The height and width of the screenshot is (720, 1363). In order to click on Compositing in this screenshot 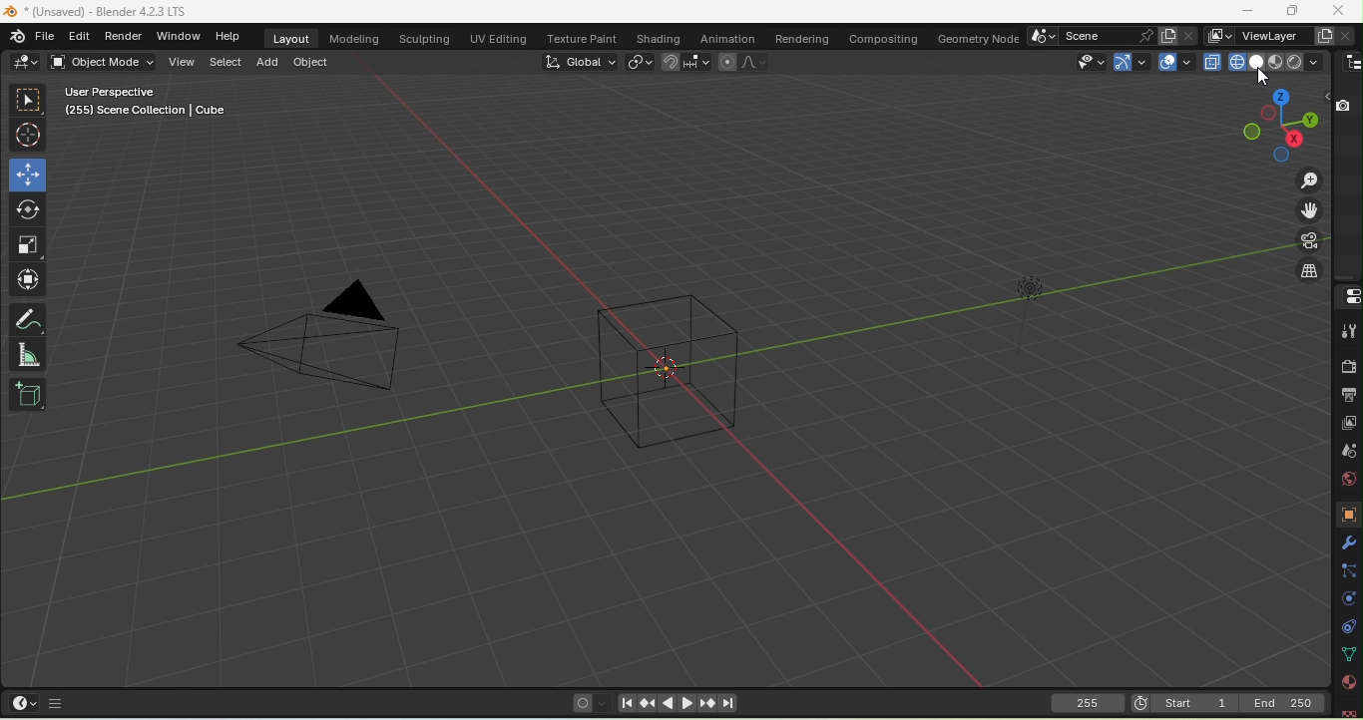, I will do `click(883, 38)`.